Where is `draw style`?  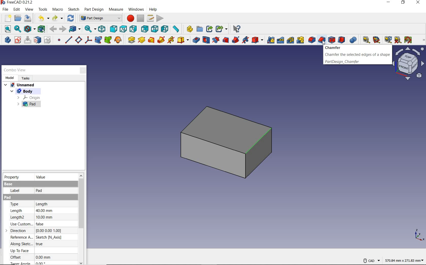 draw style is located at coordinates (29, 29).